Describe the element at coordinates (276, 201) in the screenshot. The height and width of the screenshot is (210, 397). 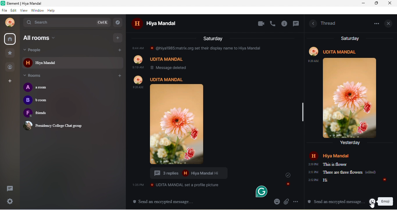
I see `emojis` at that location.